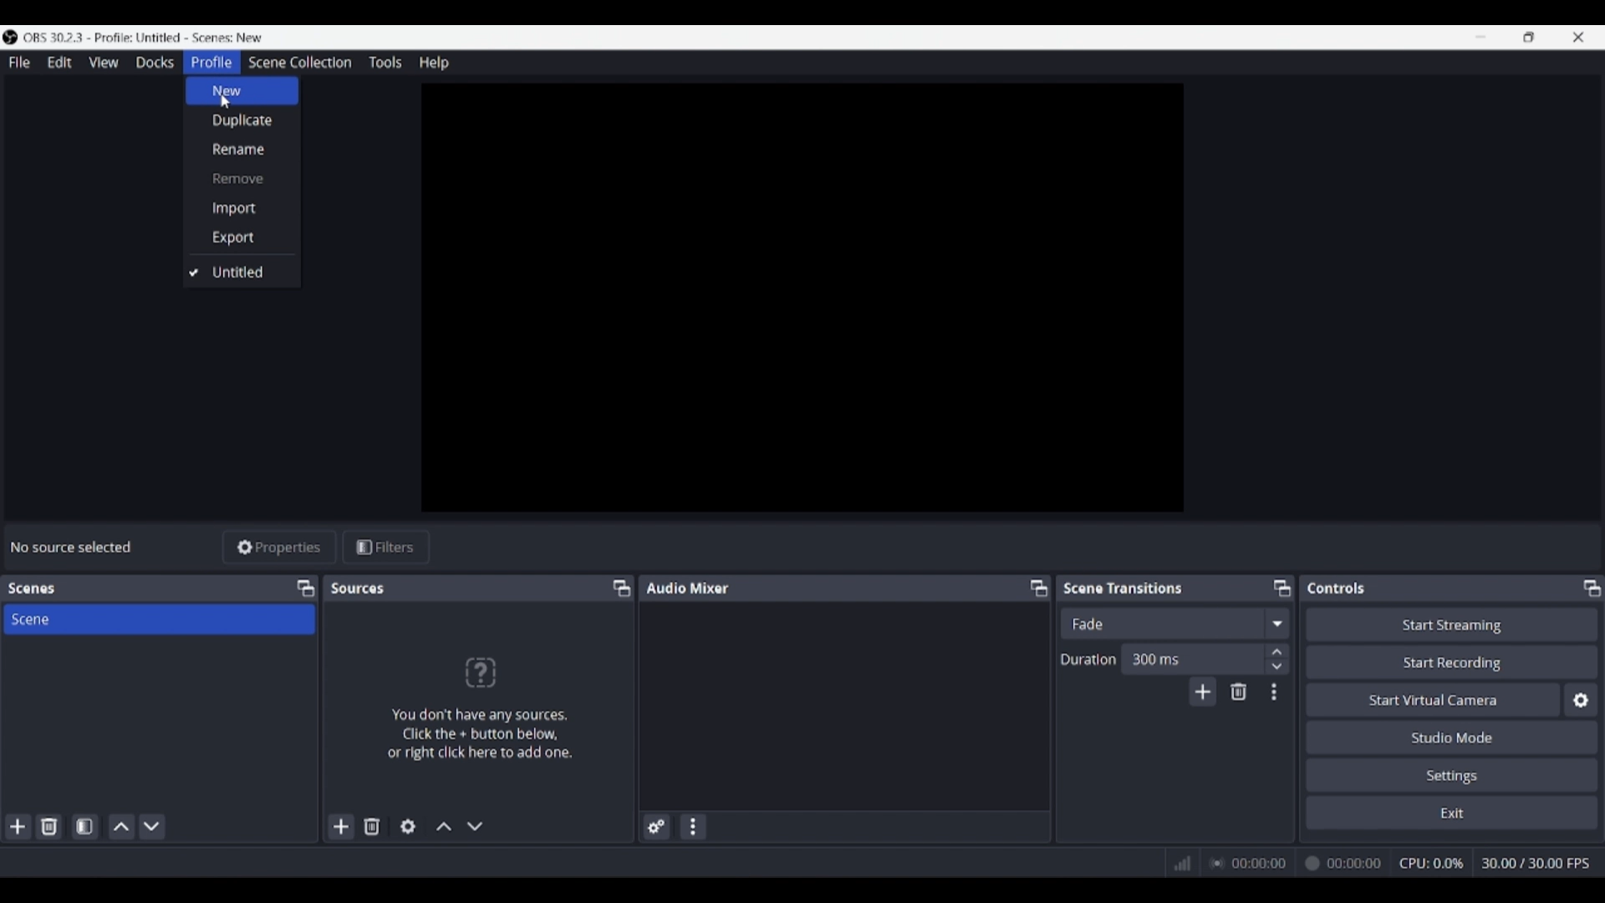 The image size is (1605, 903). Describe the element at coordinates (227, 106) in the screenshot. I see `Cursor` at that location.